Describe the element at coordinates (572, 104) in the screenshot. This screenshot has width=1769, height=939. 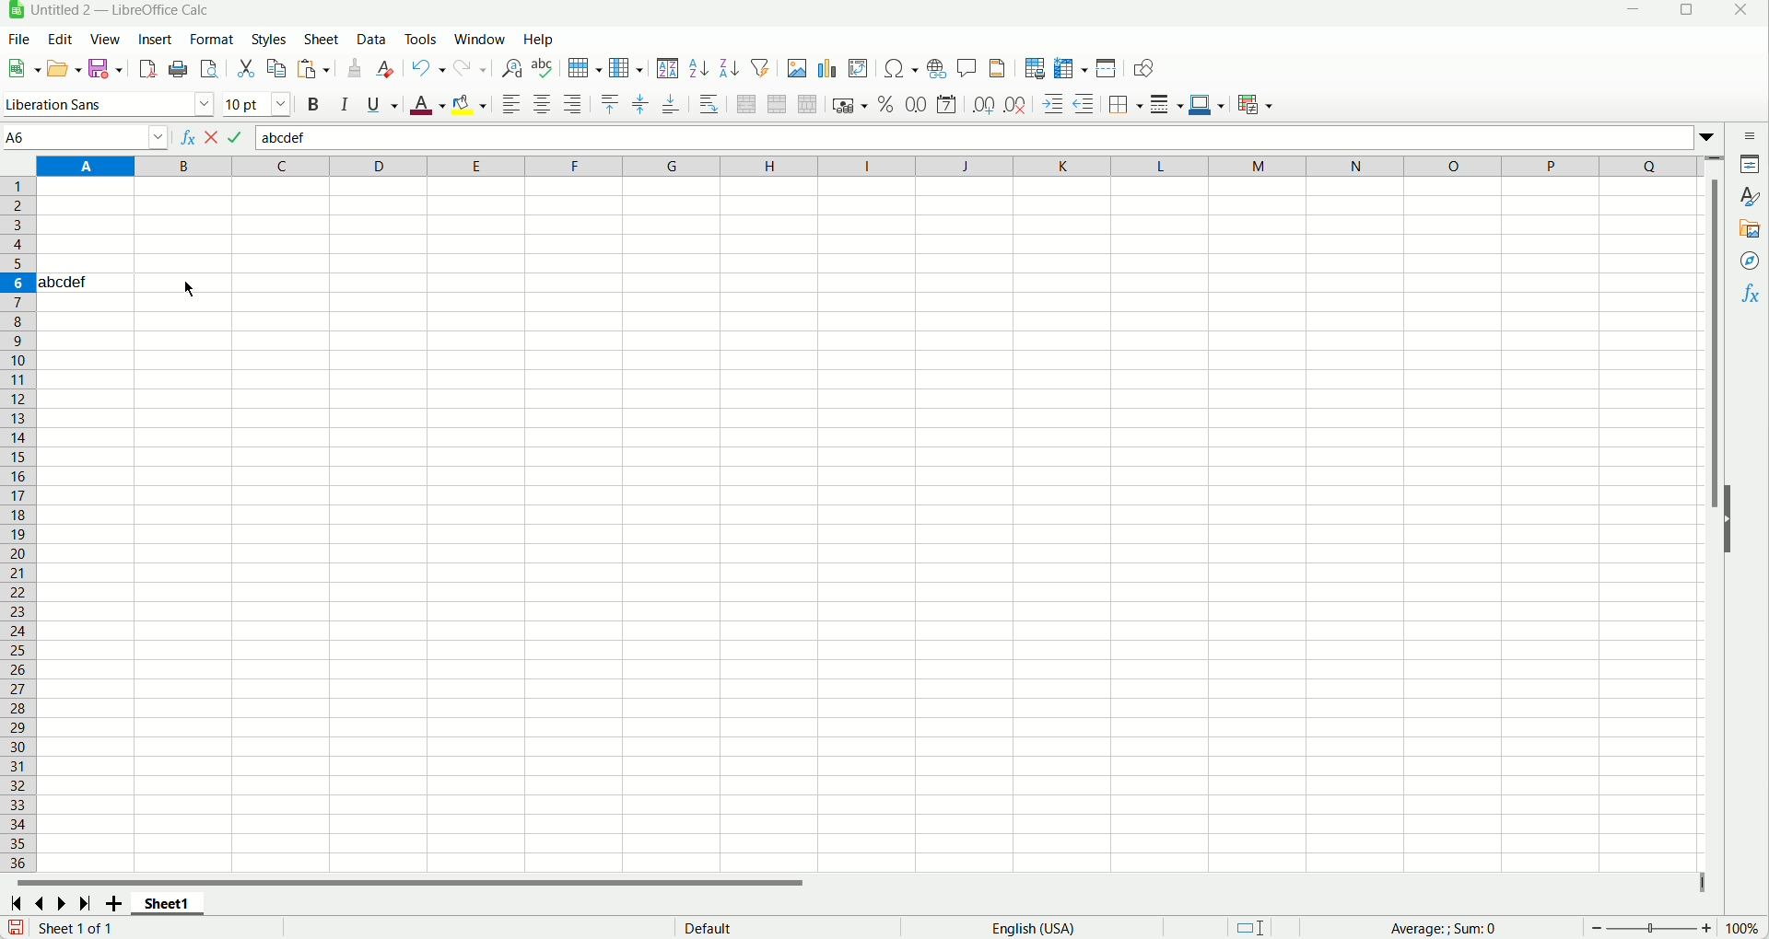
I see `align right` at that location.